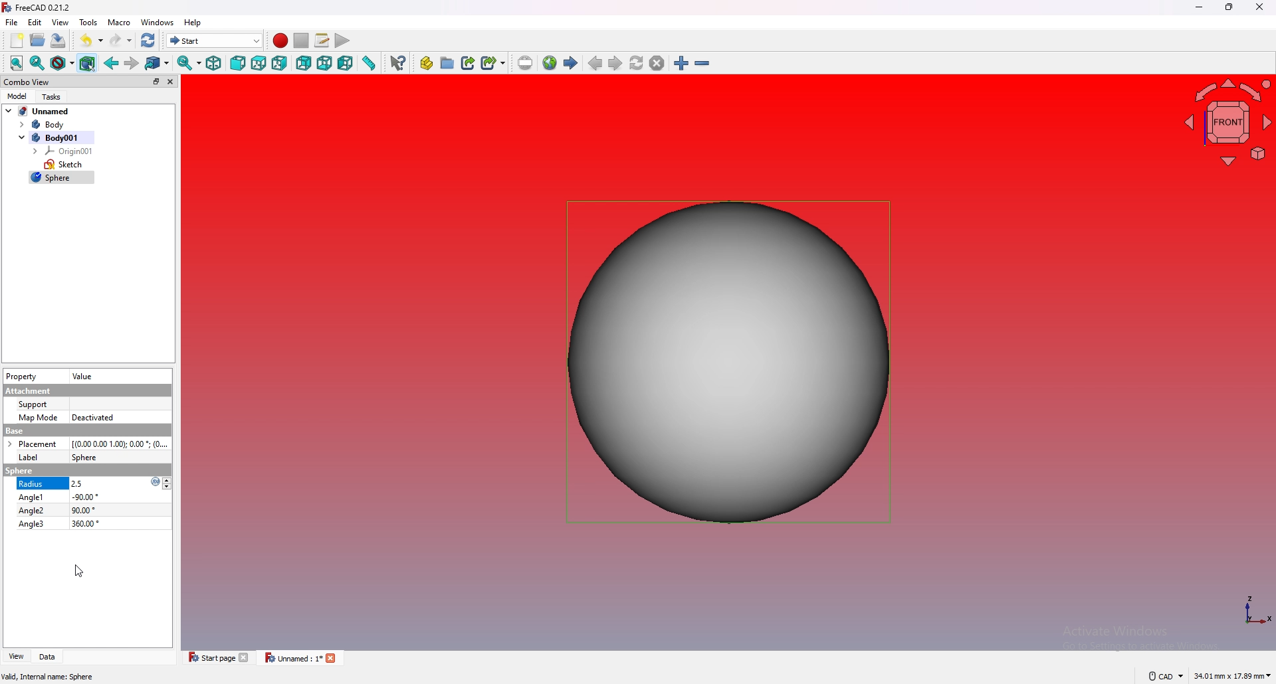 This screenshot has height=684, width=1276. Describe the element at coordinates (48, 677) in the screenshot. I see `description` at that location.